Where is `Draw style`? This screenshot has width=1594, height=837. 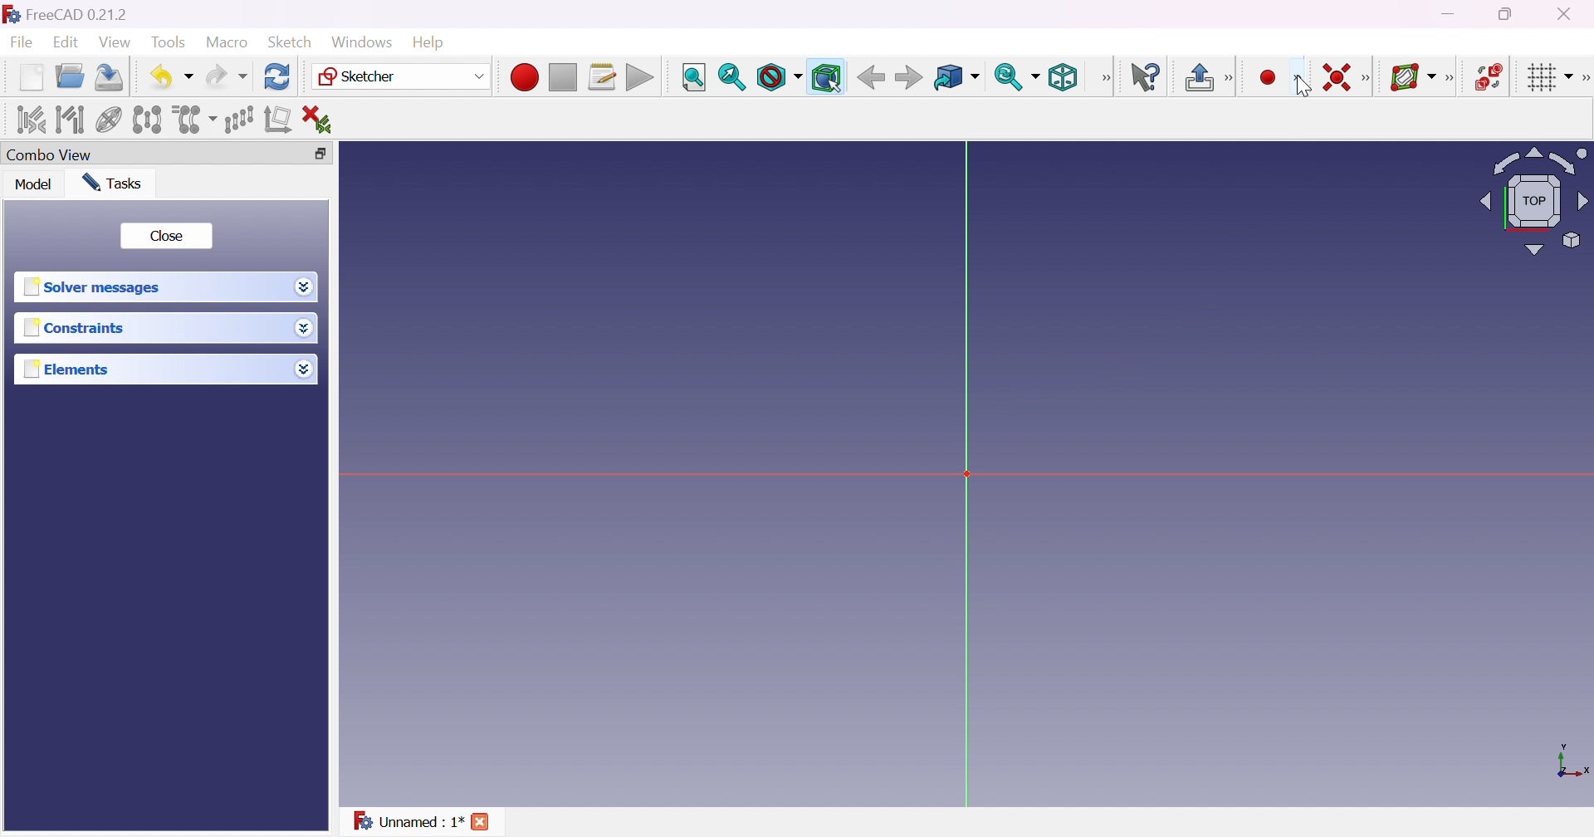 Draw style is located at coordinates (780, 78).